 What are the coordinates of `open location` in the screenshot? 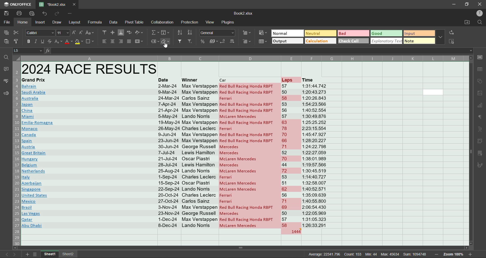 It's located at (467, 22).